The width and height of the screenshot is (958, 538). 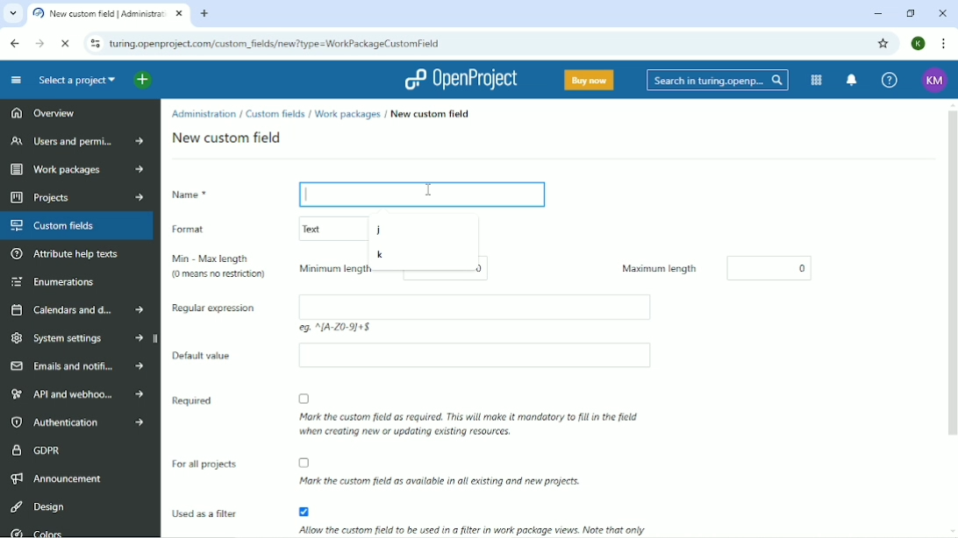 What do you see at coordinates (773, 266) in the screenshot?
I see `0` at bounding box center [773, 266].